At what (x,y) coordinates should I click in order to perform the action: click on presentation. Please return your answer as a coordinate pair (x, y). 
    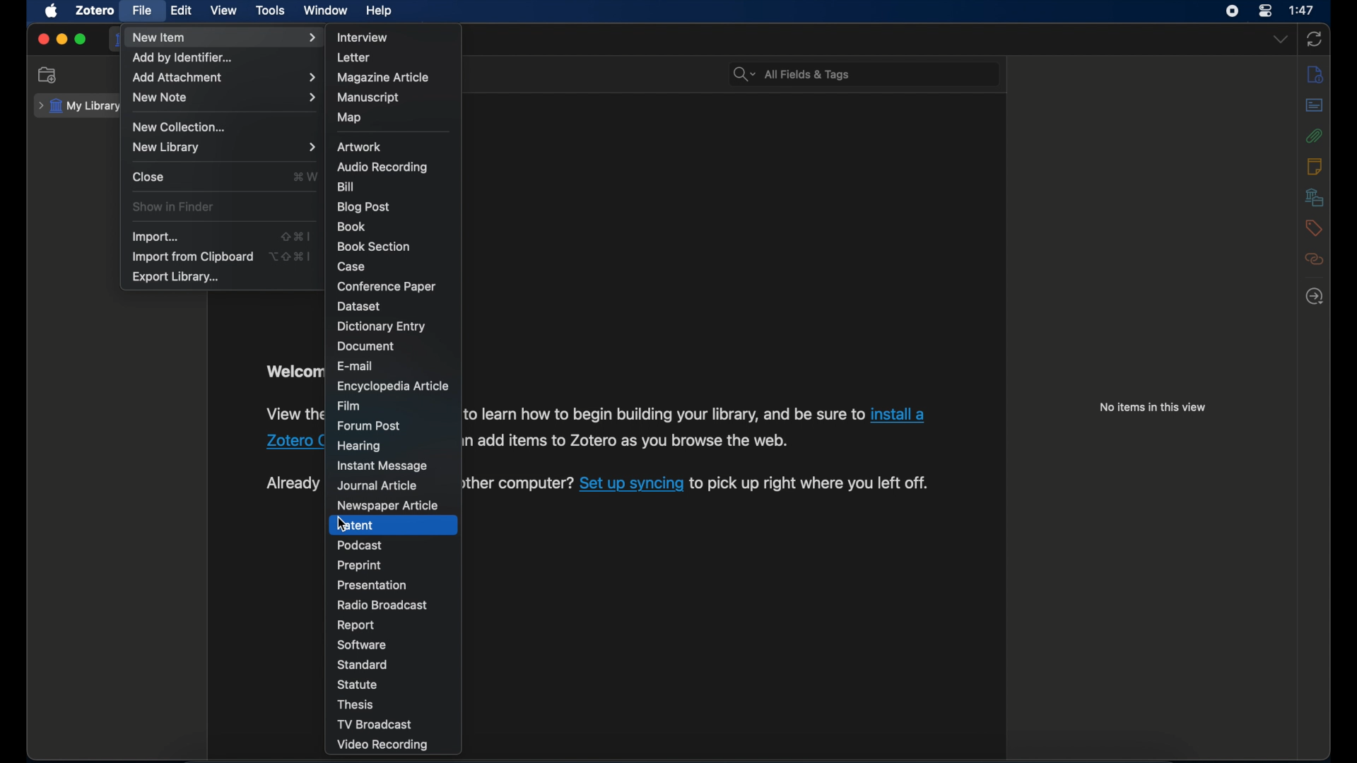
    Looking at the image, I should click on (372, 584).